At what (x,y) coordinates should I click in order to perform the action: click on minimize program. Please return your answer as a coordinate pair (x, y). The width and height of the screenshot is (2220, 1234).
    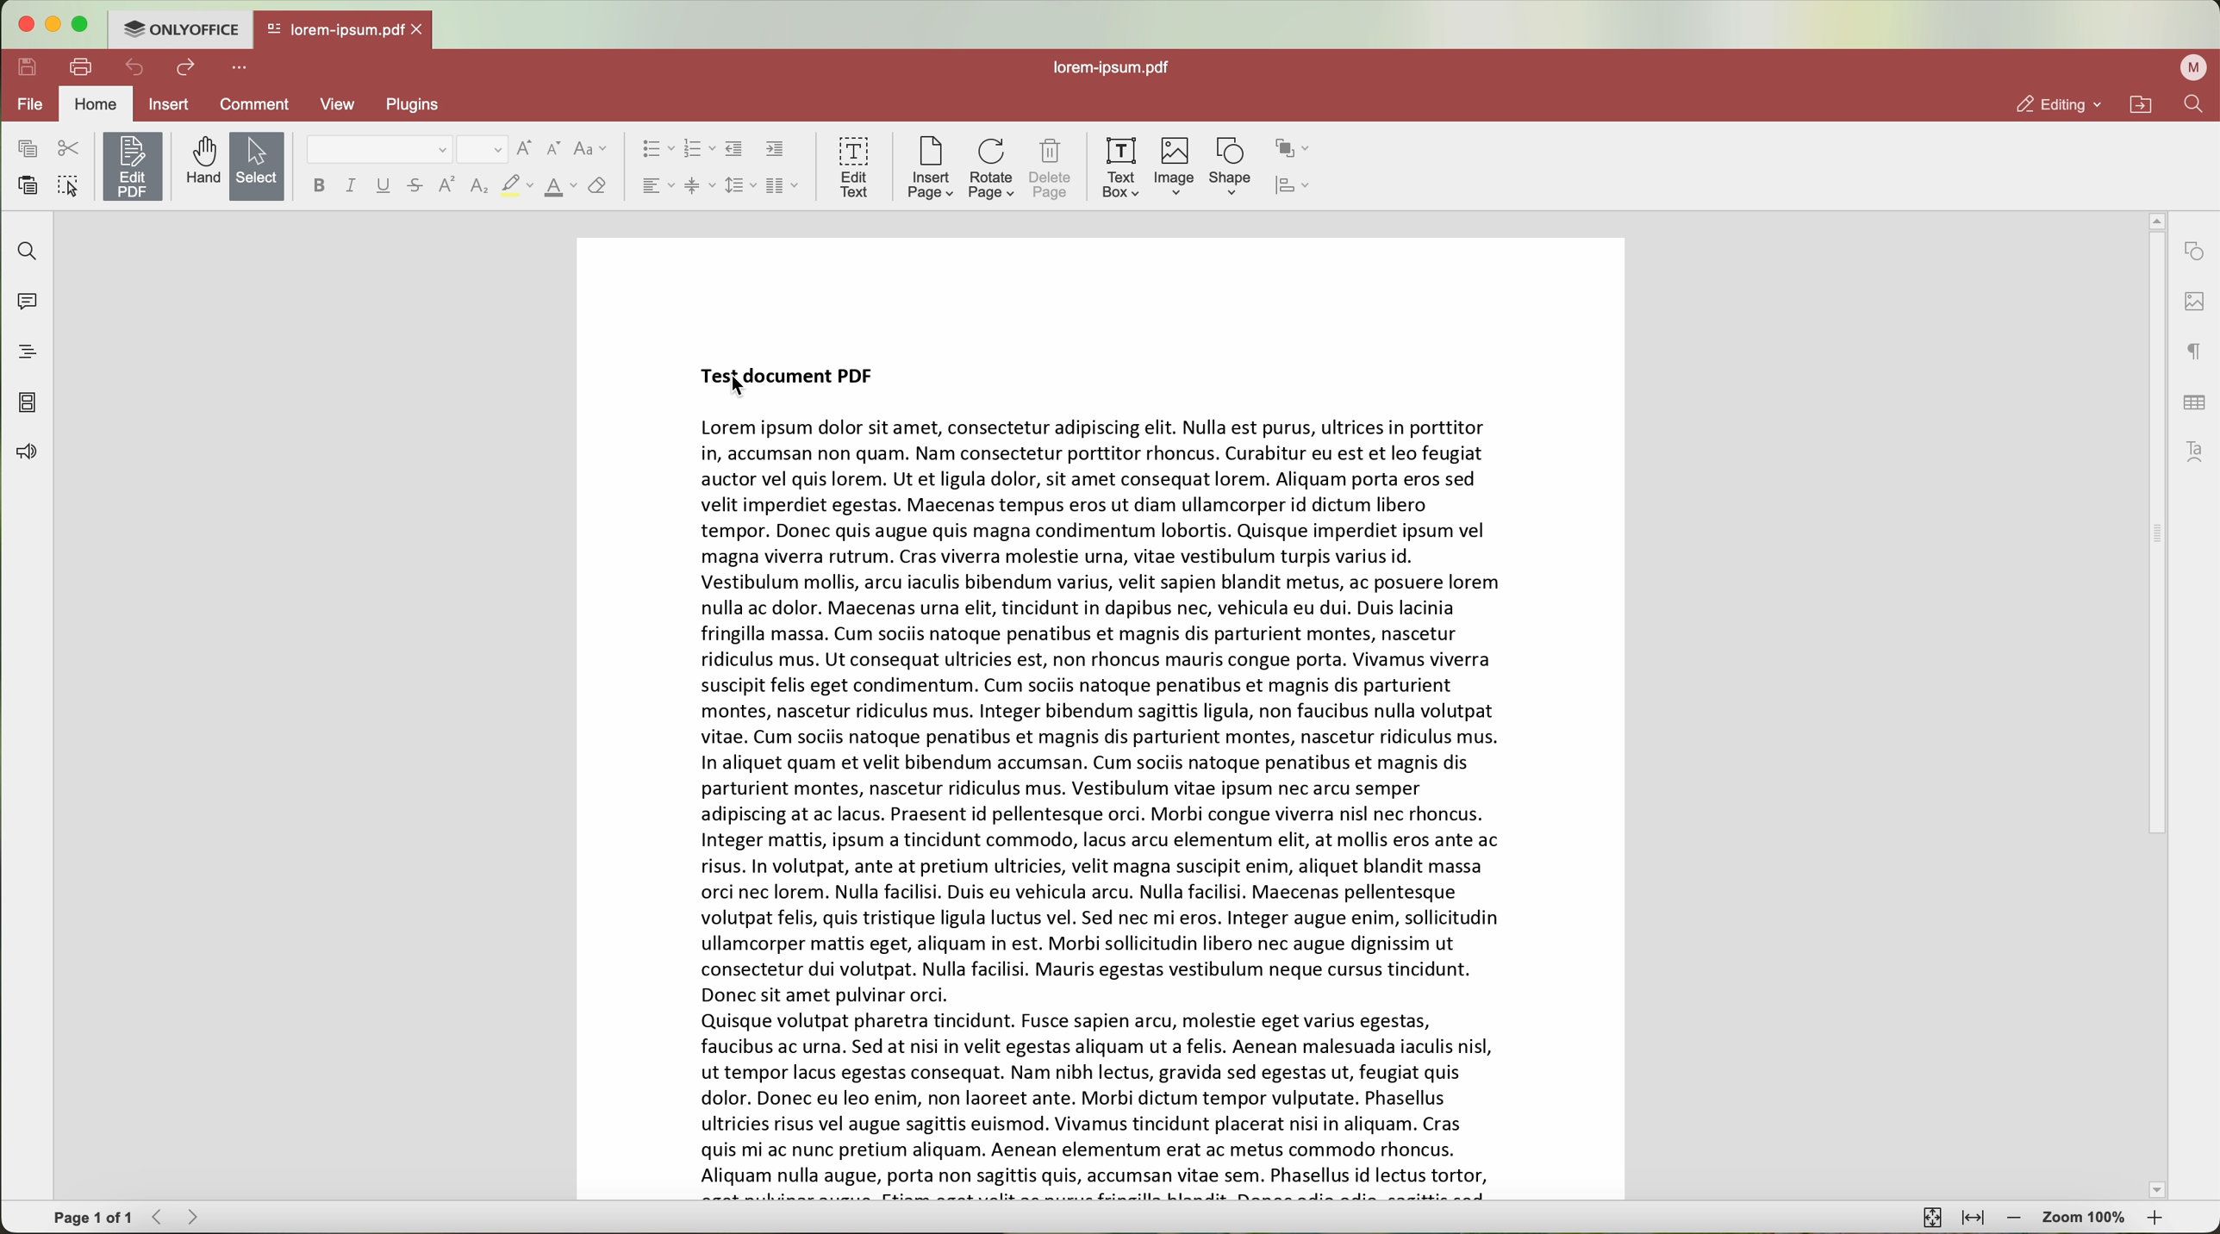
    Looking at the image, I should click on (57, 26).